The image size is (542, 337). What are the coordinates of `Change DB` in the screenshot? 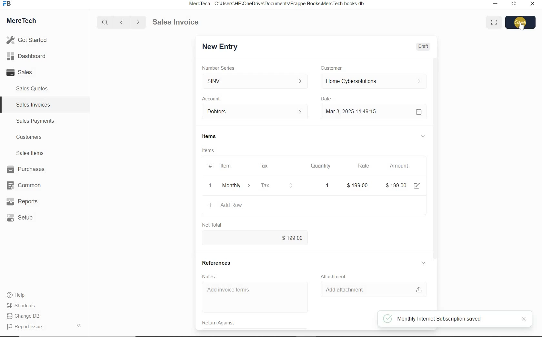 It's located at (24, 316).